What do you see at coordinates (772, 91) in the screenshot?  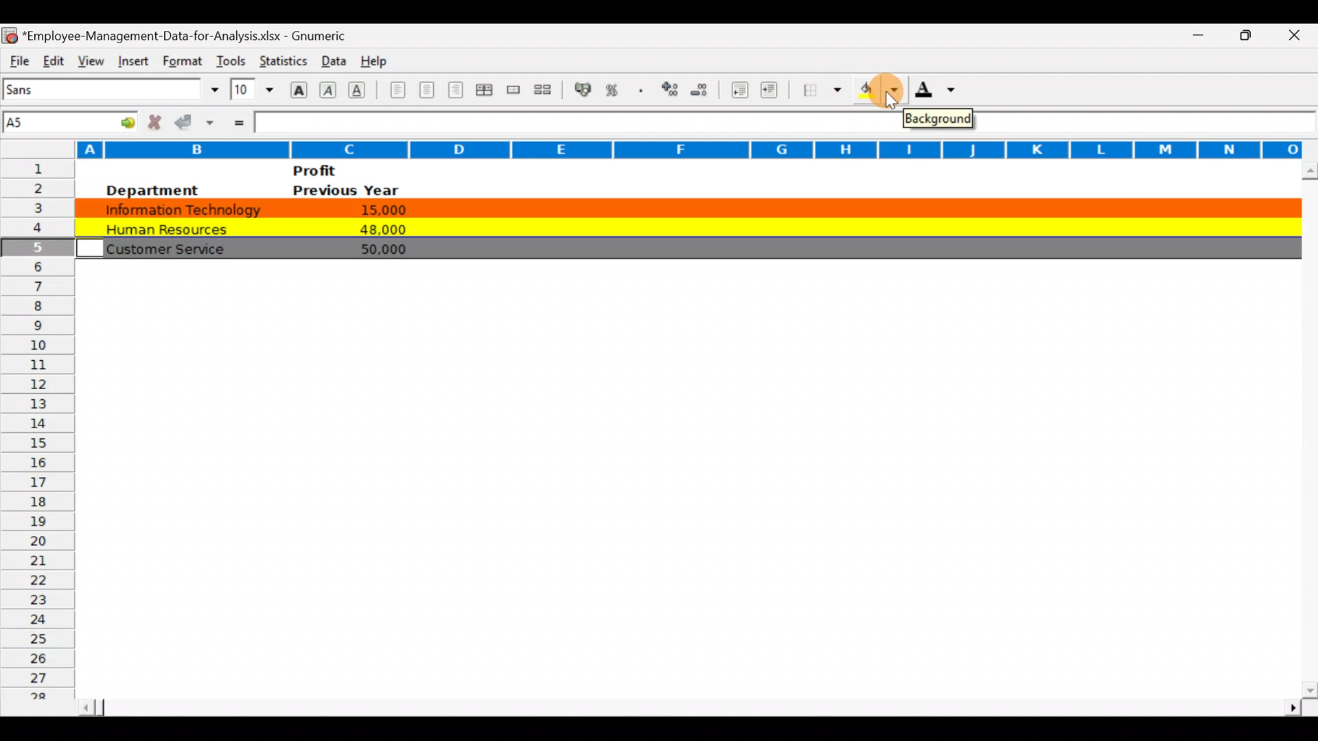 I see `Increase indent, align contents to the right` at bounding box center [772, 91].